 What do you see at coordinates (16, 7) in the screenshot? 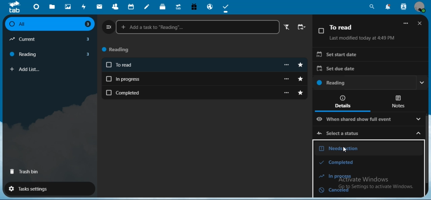
I see `icon` at bounding box center [16, 7].